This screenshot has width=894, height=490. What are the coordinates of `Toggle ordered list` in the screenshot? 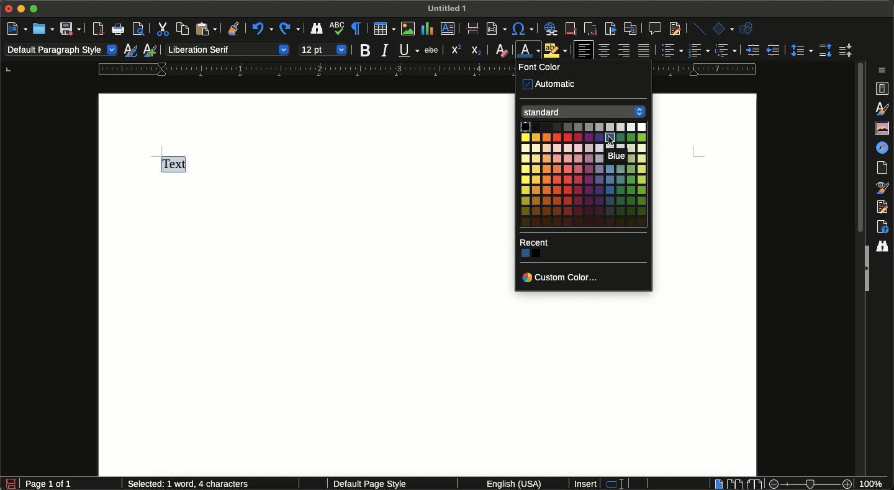 It's located at (698, 49).